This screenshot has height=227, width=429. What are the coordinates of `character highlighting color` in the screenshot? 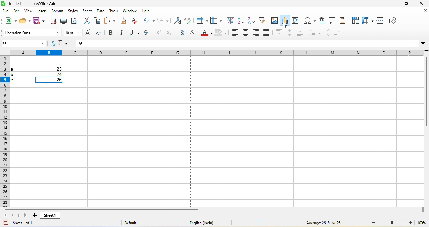 It's located at (220, 32).